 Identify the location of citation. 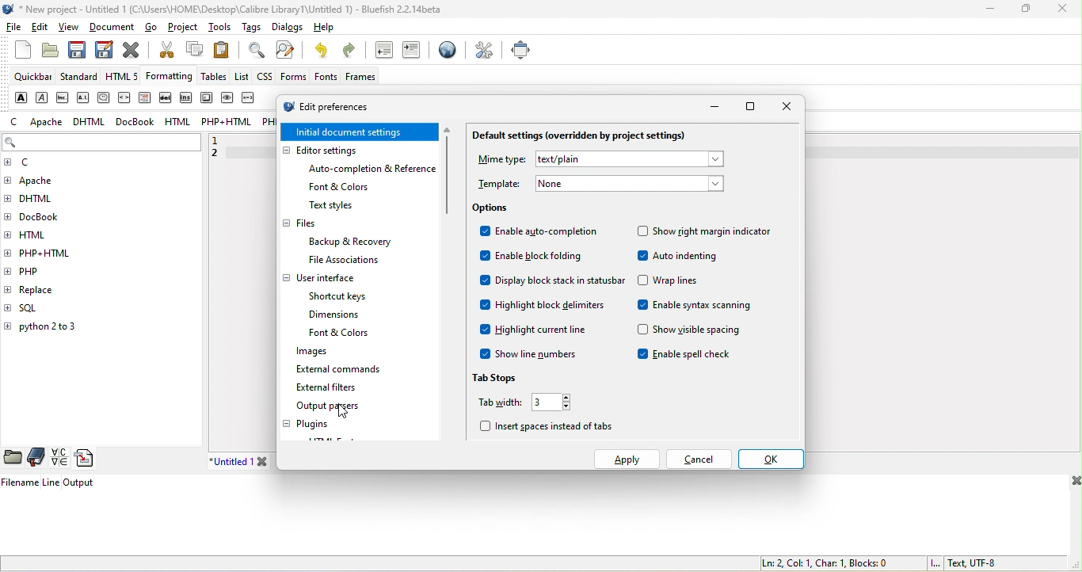
(103, 97).